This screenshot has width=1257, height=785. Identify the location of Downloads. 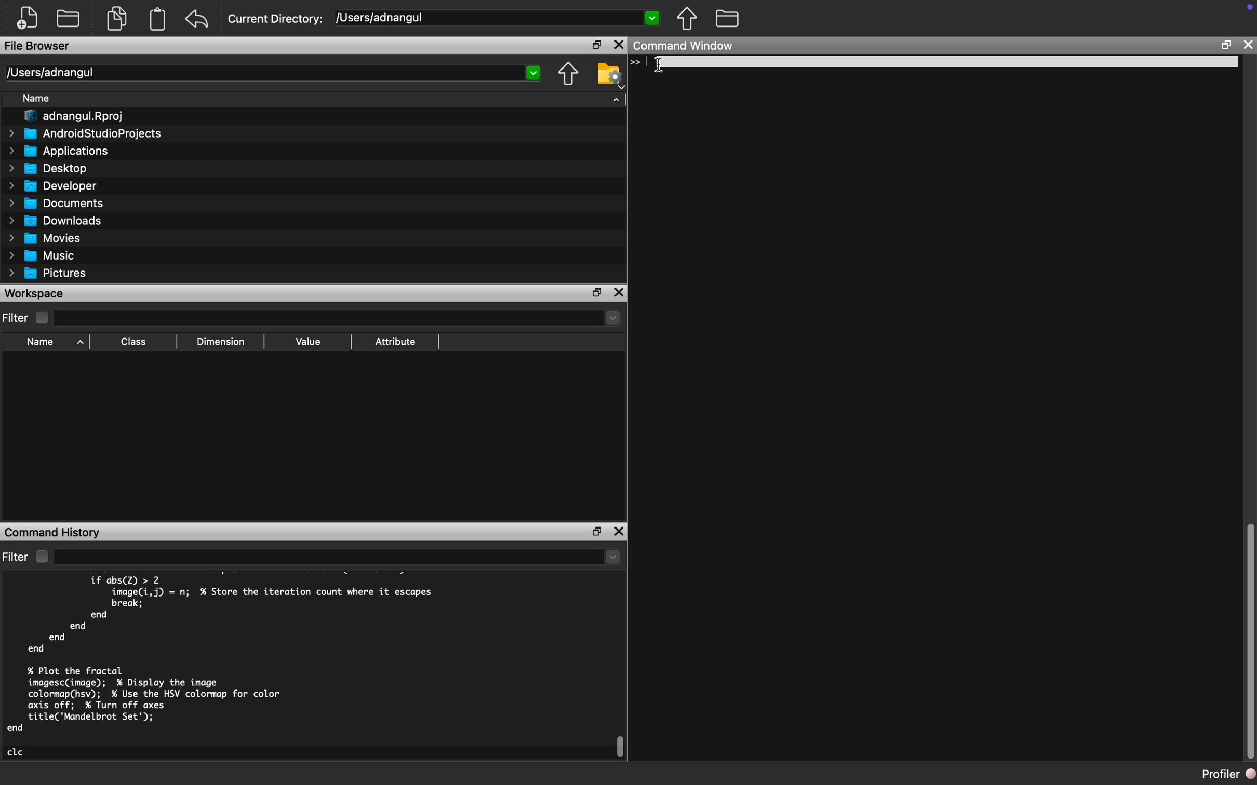
(57, 220).